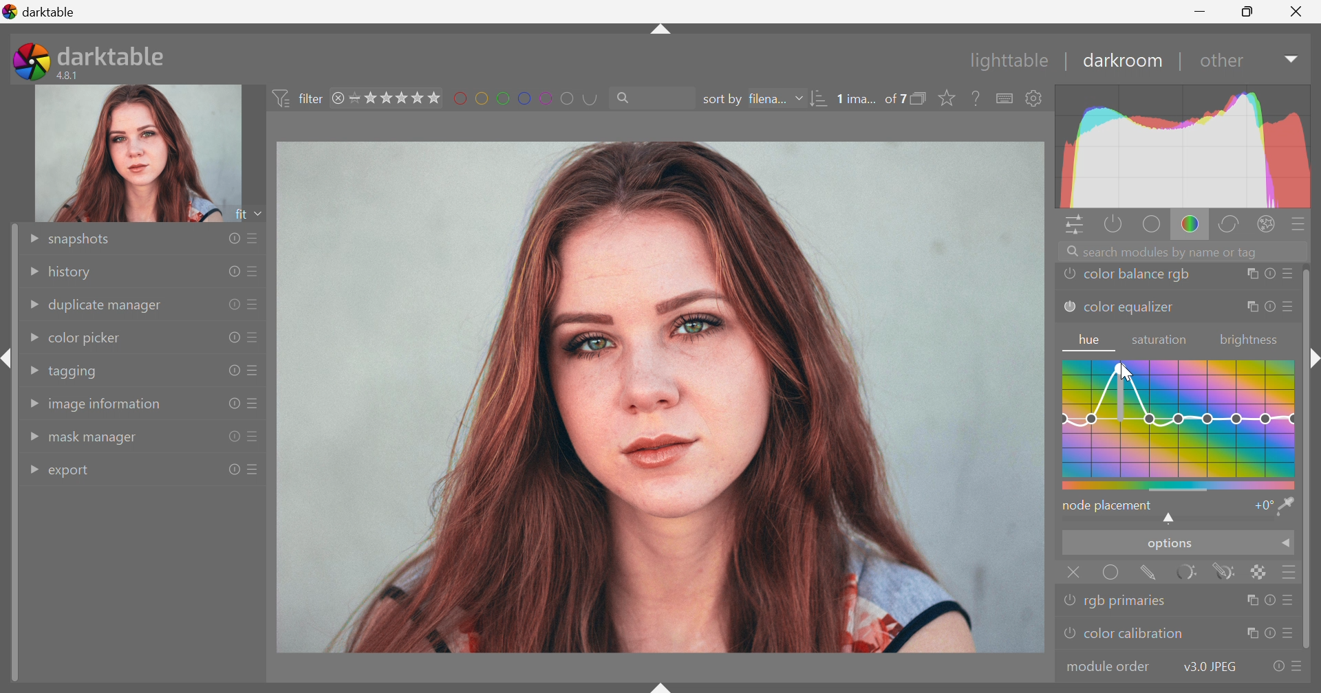 This screenshot has height=693, width=1321. Describe the element at coordinates (1109, 665) in the screenshot. I see `modular order` at that location.